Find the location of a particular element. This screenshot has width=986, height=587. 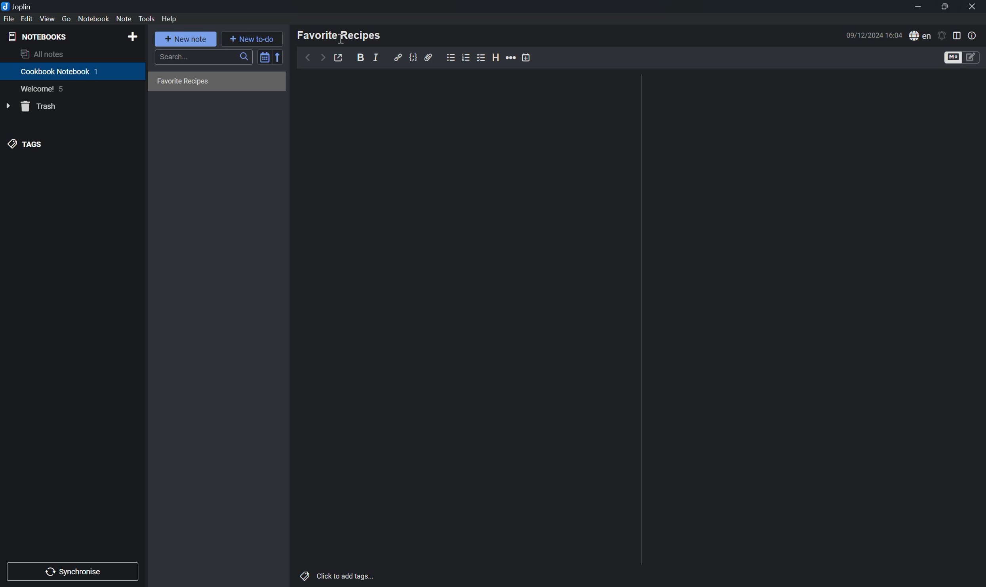

09/12/2024 16:03 is located at coordinates (873, 35).